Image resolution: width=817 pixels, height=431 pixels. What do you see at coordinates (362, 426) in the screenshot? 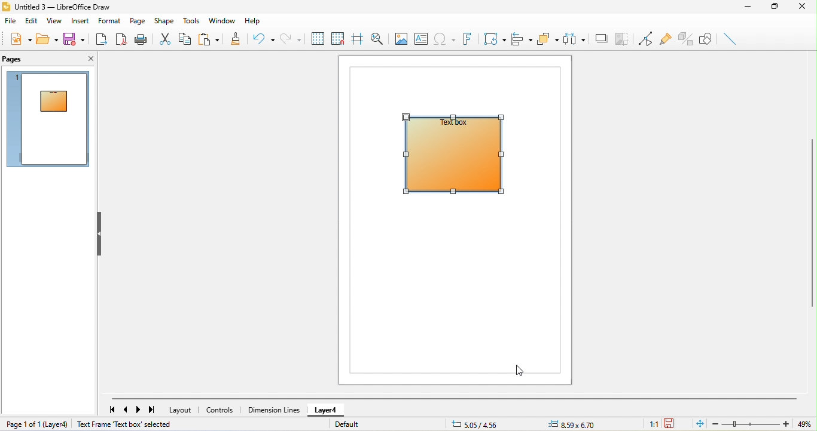
I see `default` at bounding box center [362, 426].